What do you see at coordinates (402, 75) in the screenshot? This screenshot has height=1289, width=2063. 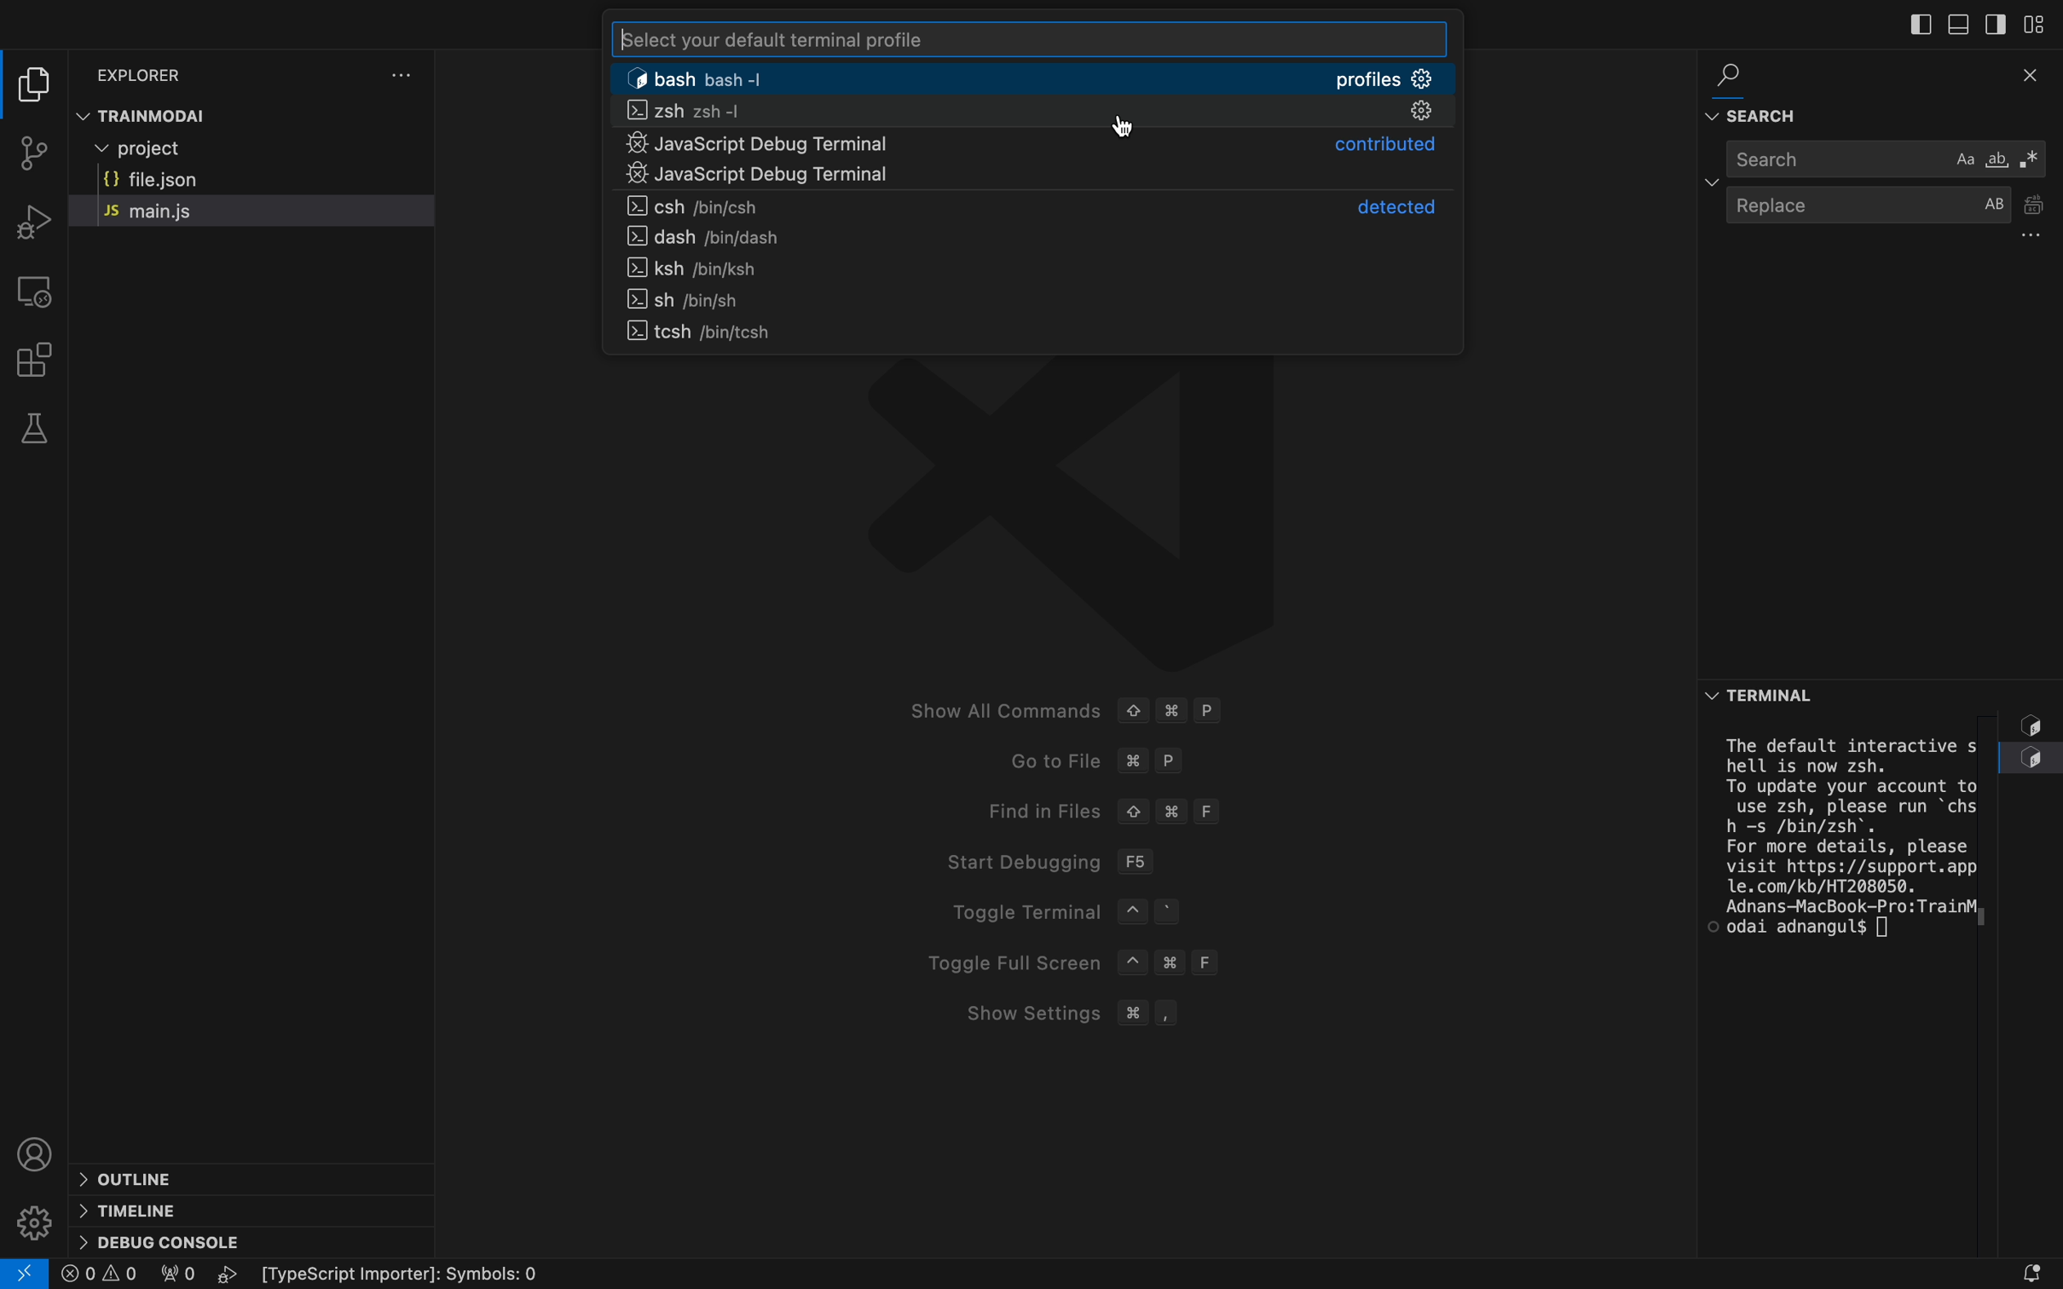 I see `settingd` at bounding box center [402, 75].